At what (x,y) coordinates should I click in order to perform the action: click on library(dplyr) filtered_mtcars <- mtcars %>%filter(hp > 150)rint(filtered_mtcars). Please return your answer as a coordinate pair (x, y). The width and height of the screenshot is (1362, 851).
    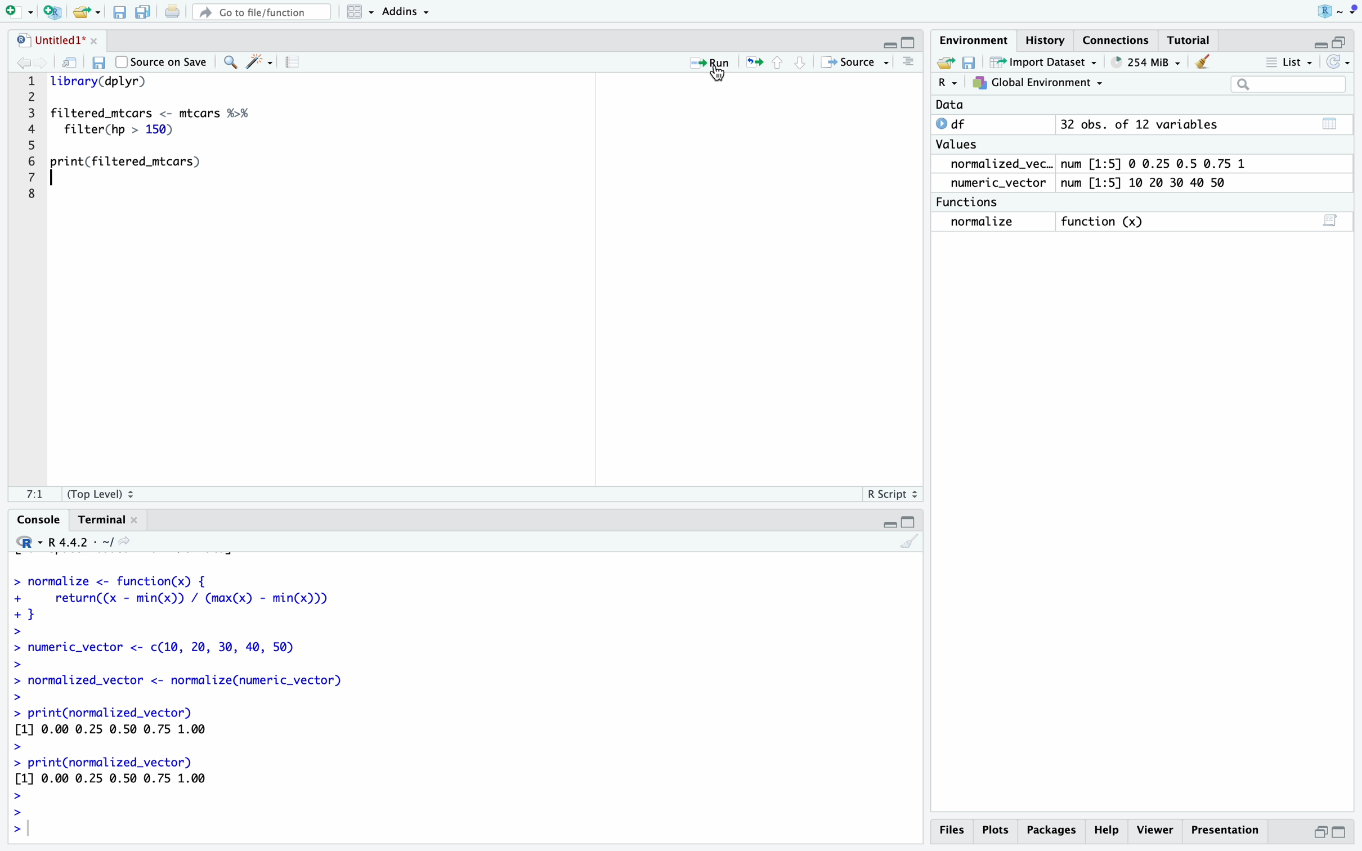
    Looking at the image, I should click on (155, 128).